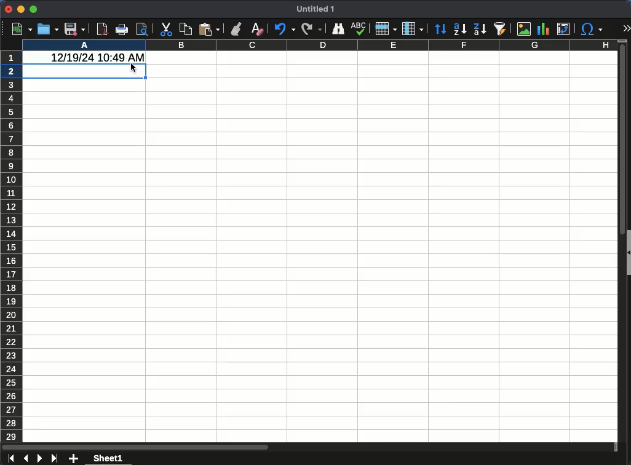 The image size is (631, 465). Describe the element at coordinates (133, 68) in the screenshot. I see `cursor` at that location.